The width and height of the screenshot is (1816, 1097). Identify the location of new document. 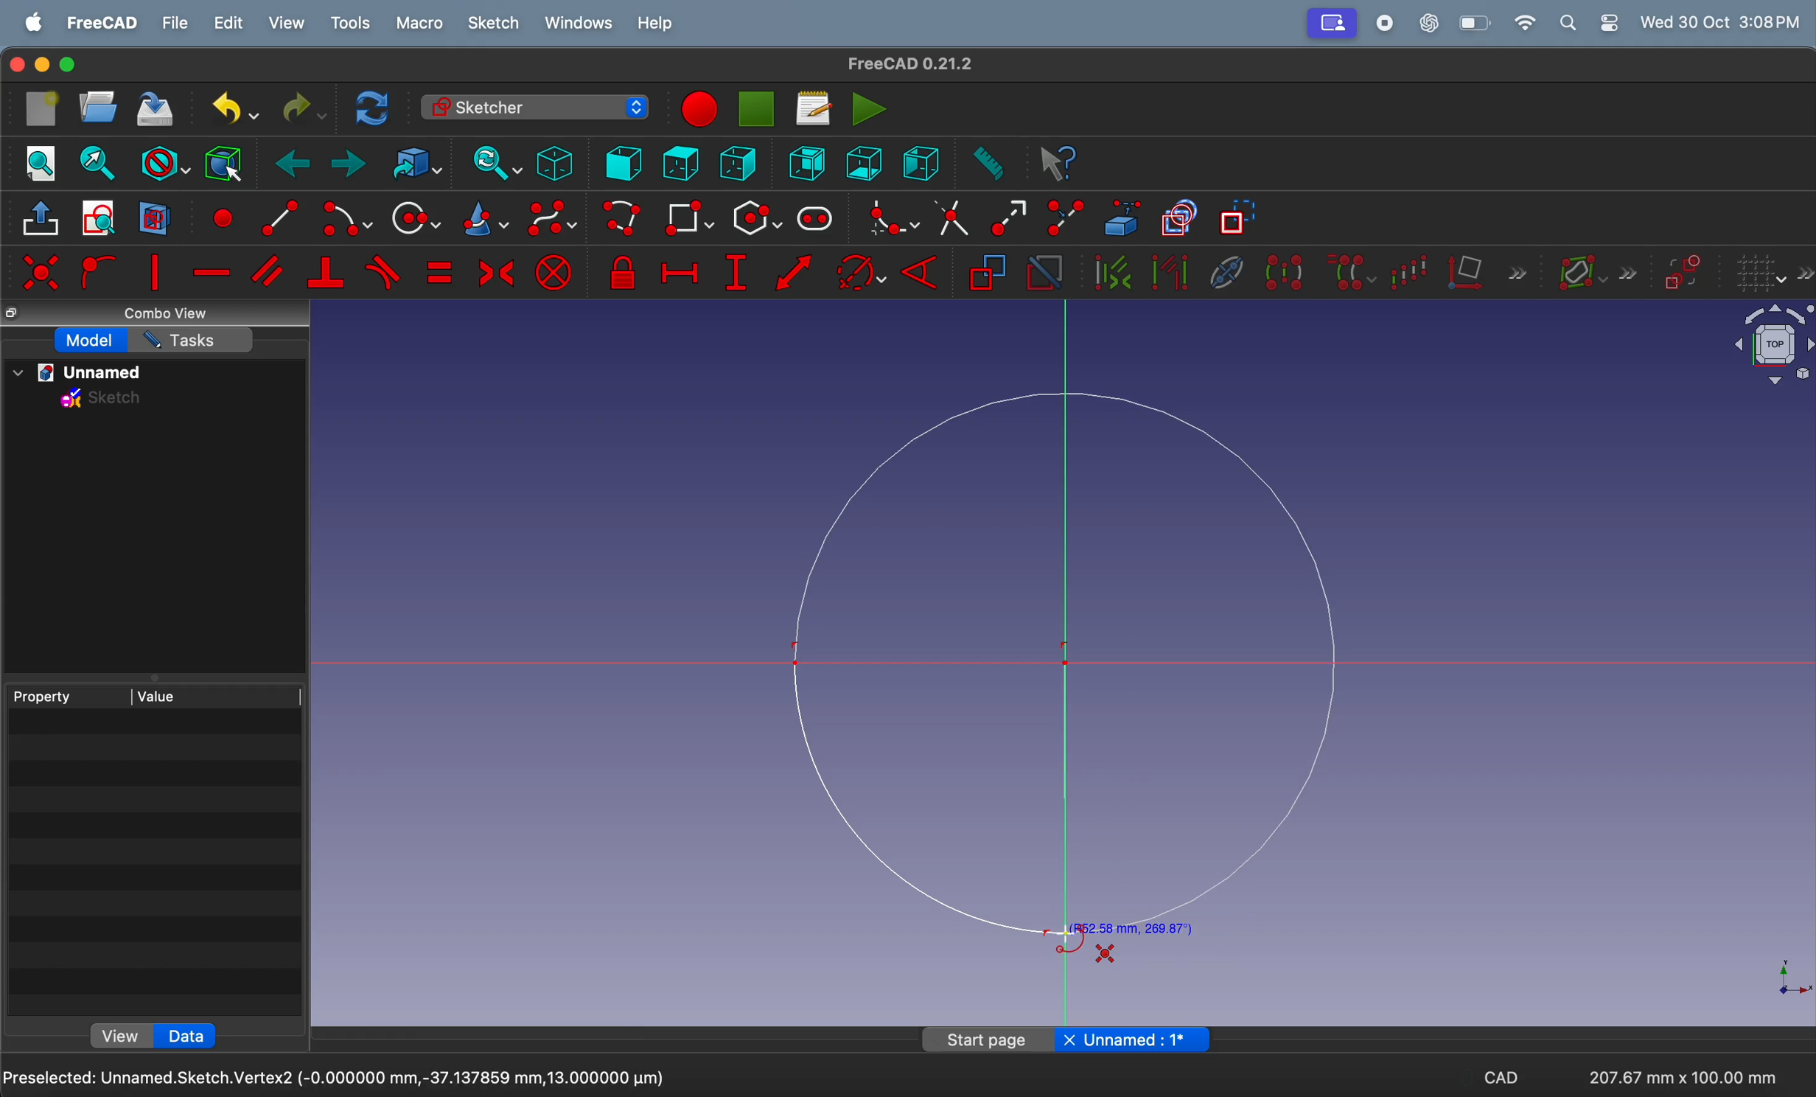
(43, 109).